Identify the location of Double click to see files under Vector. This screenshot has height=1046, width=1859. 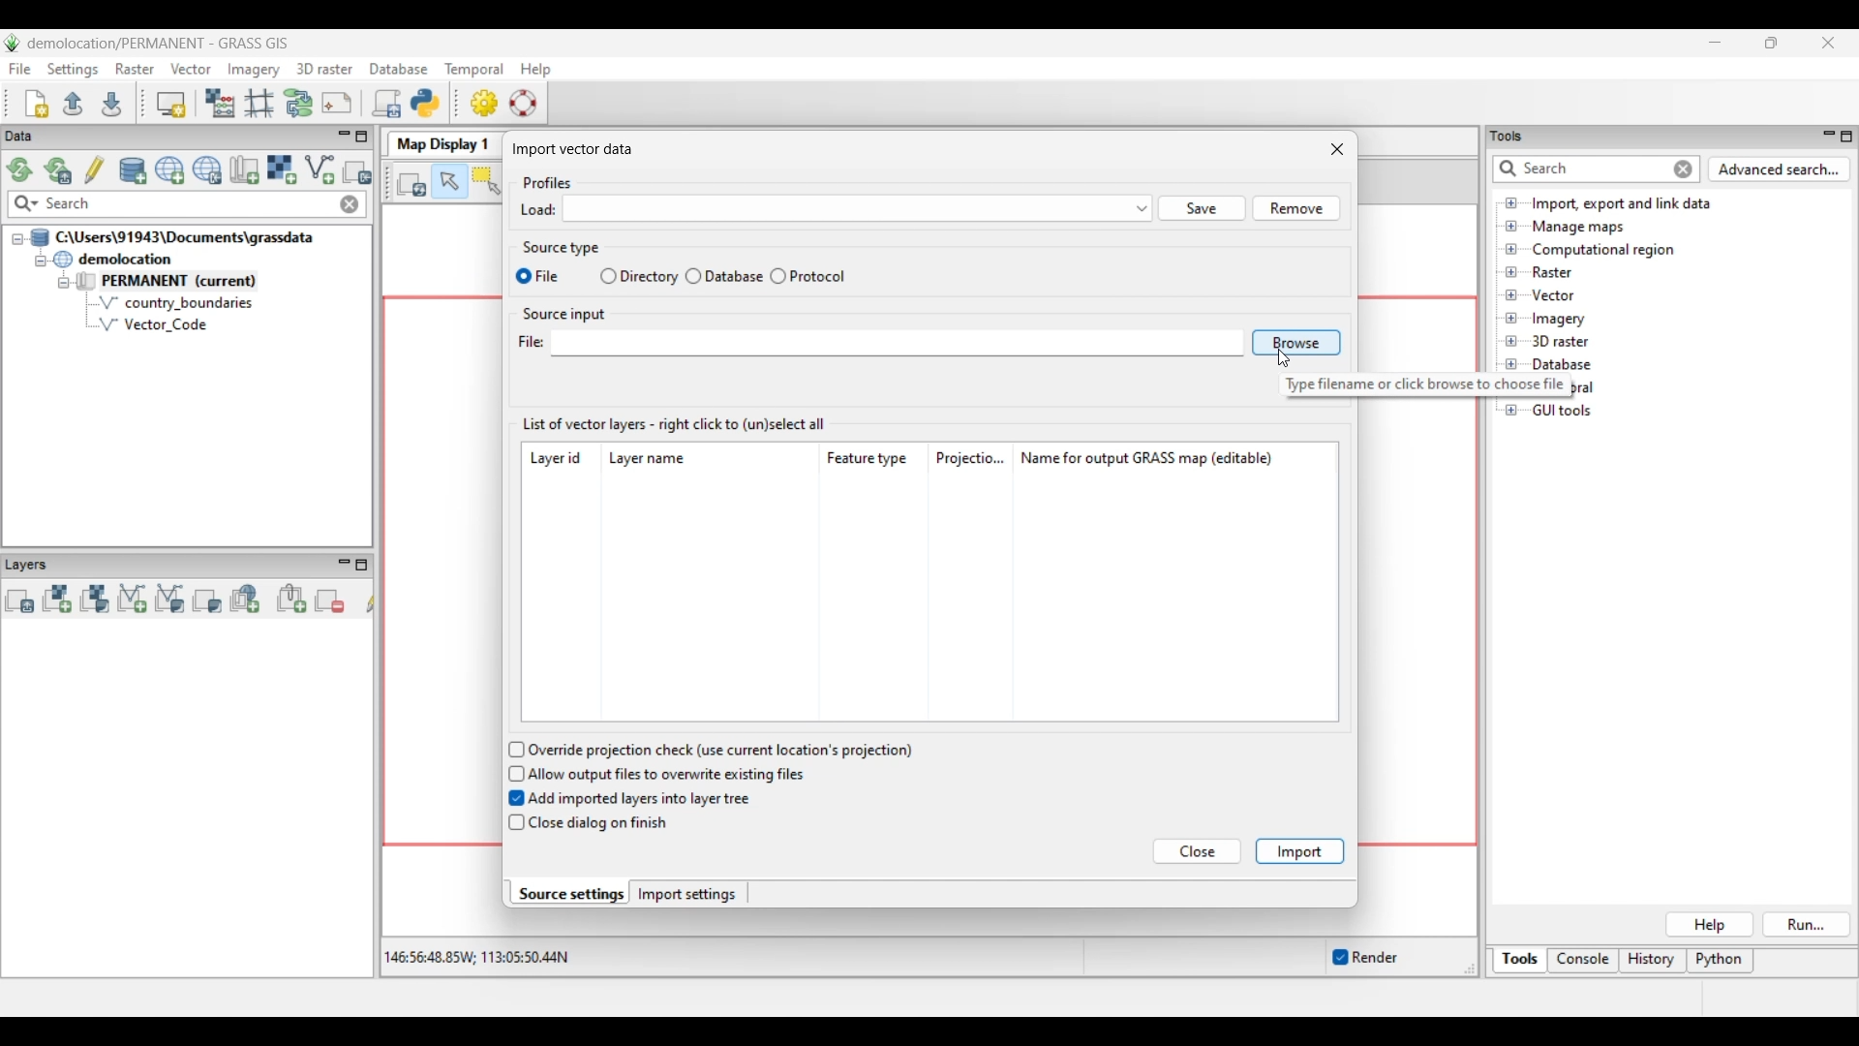
(1552, 295).